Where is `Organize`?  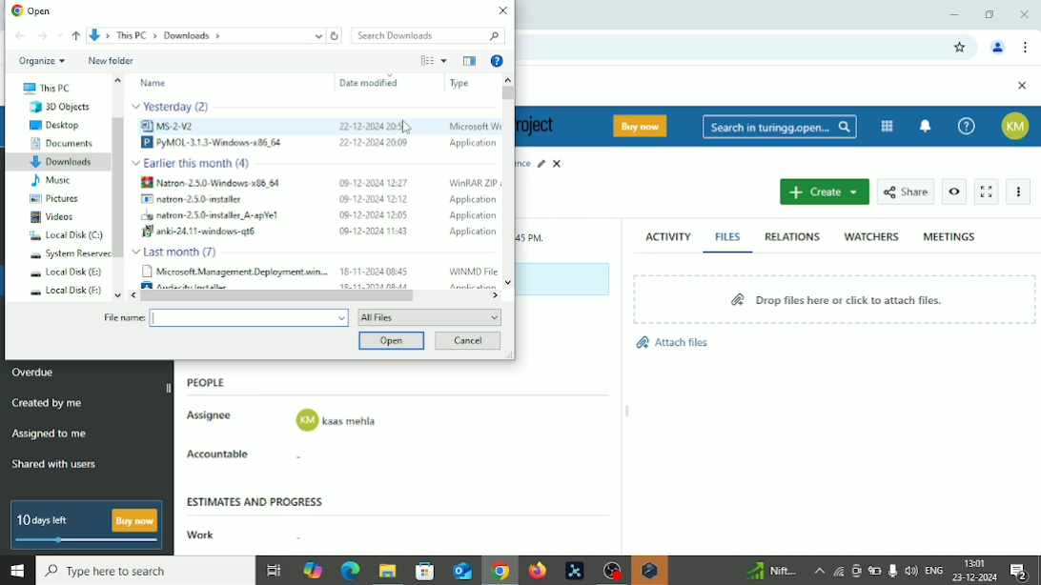
Organize is located at coordinates (42, 60).